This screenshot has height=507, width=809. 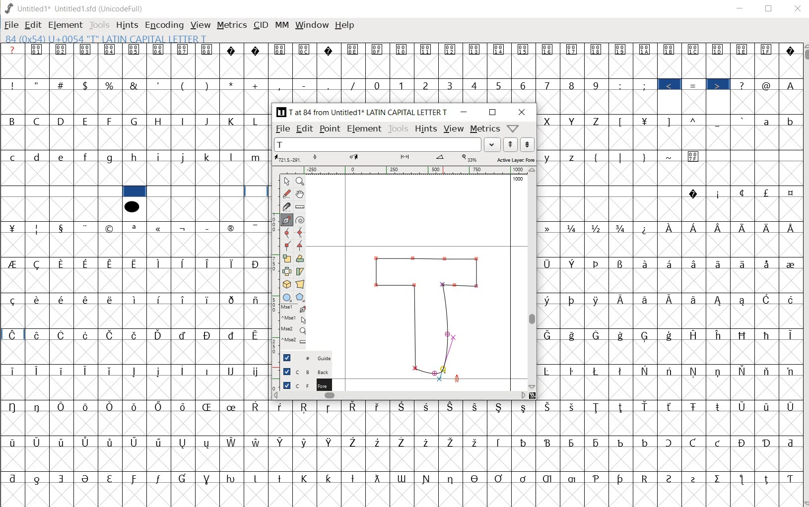 What do you see at coordinates (110, 299) in the screenshot?
I see `Symbol` at bounding box center [110, 299].